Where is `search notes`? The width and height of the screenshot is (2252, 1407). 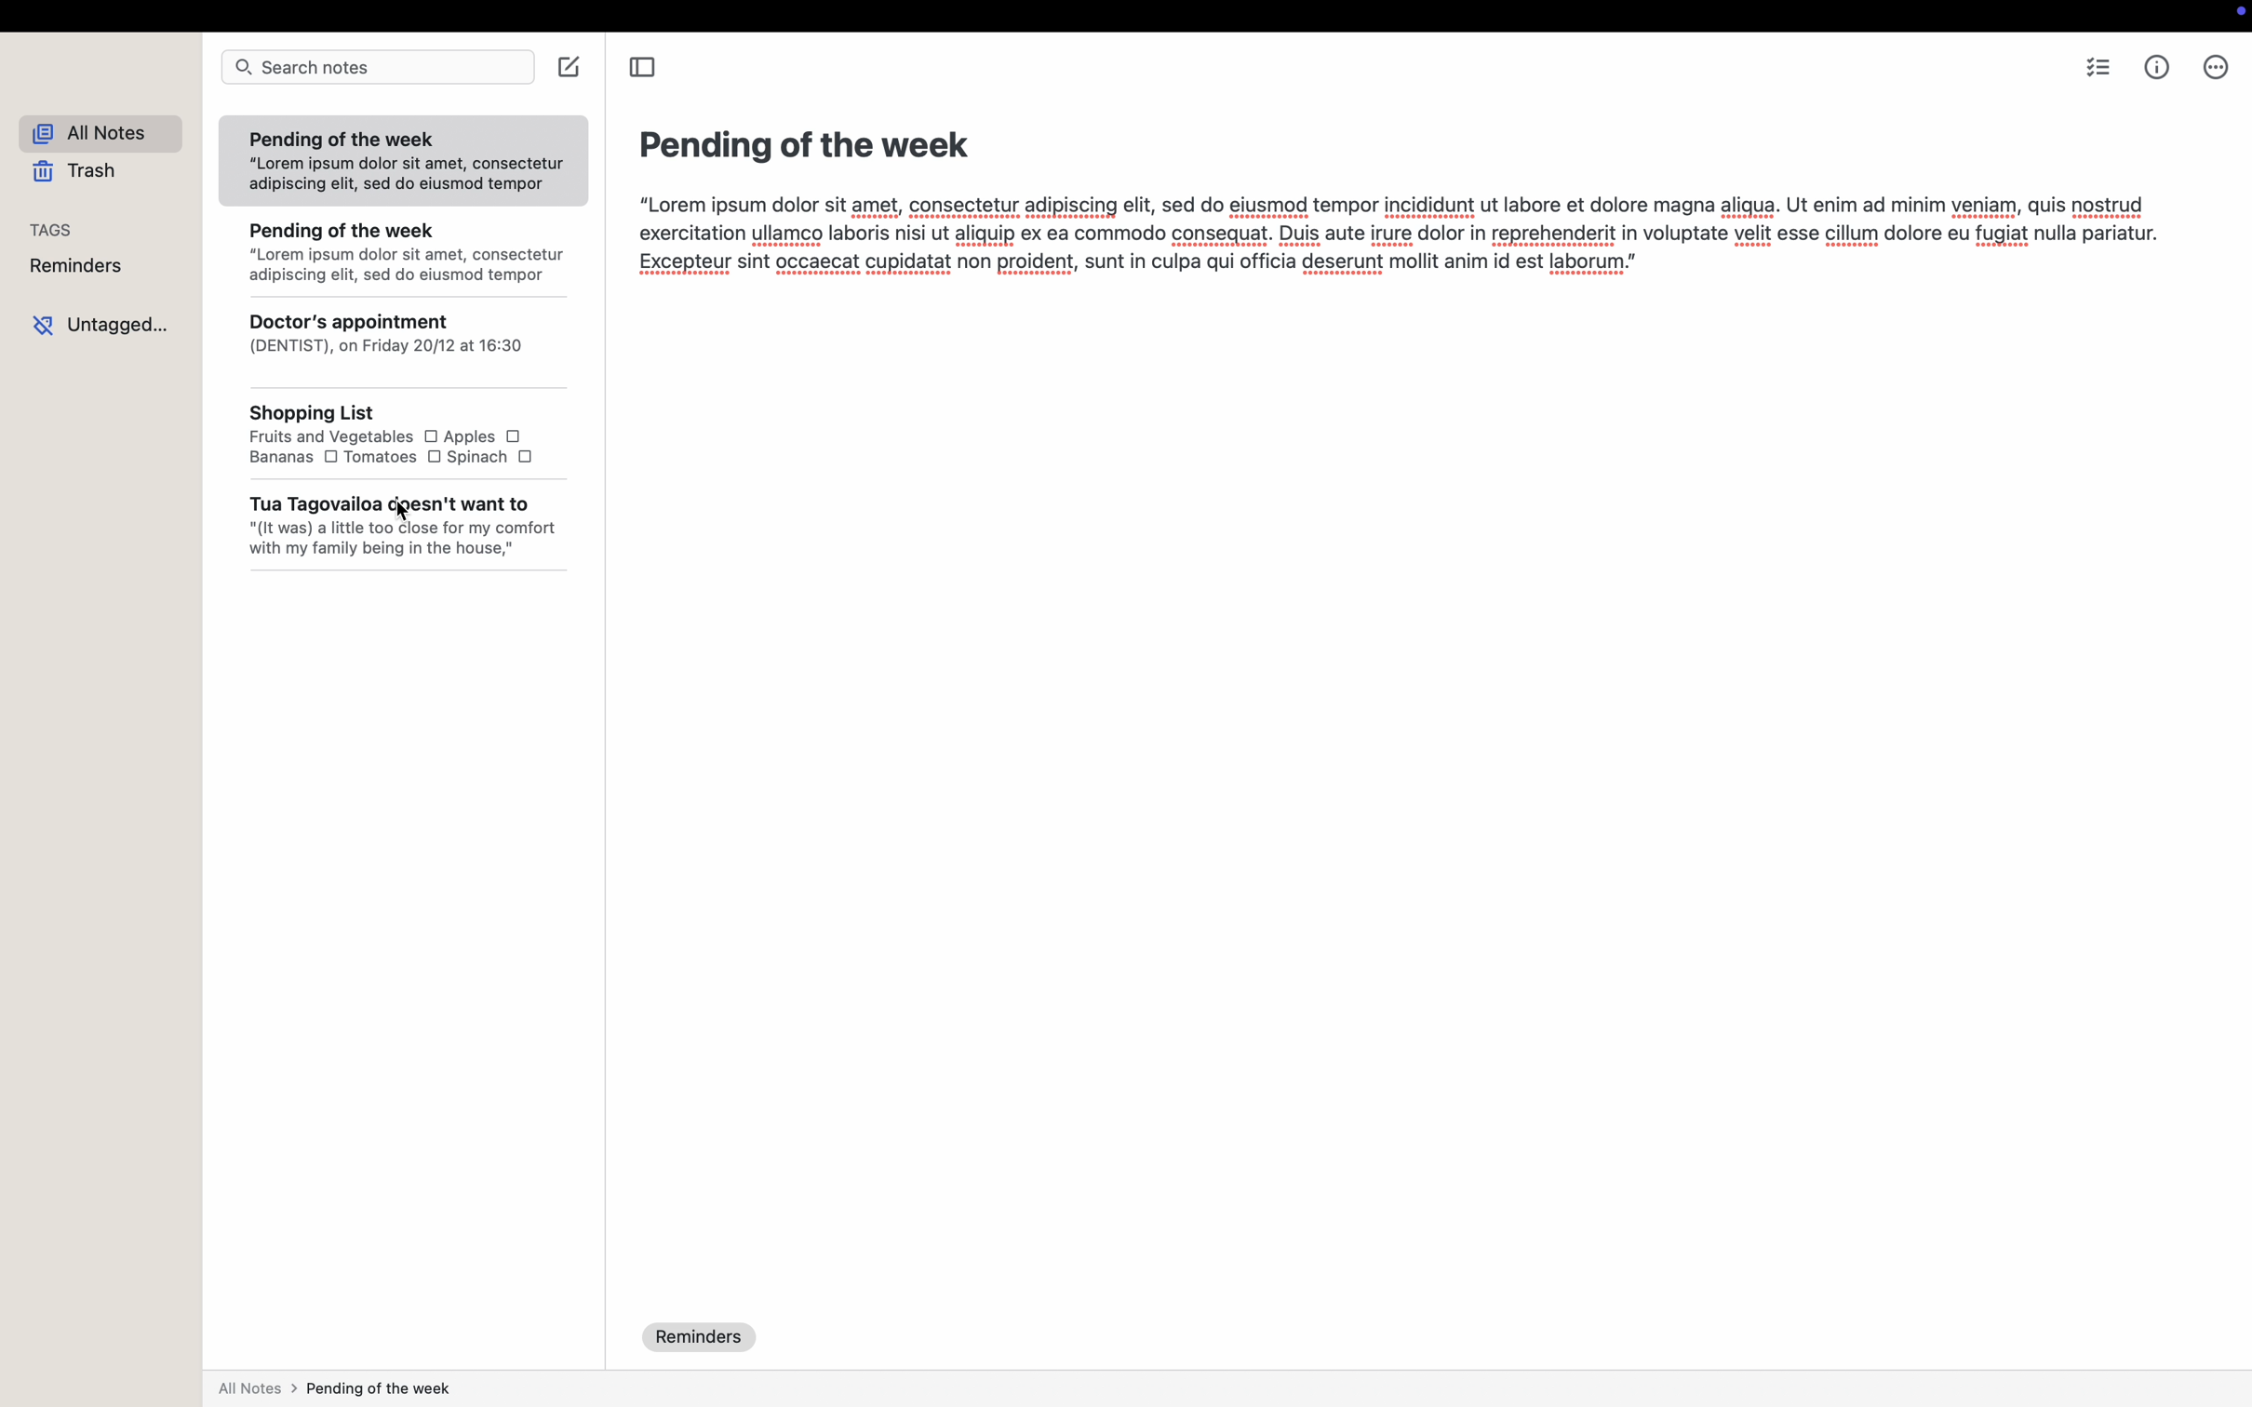
search notes is located at coordinates (380, 67).